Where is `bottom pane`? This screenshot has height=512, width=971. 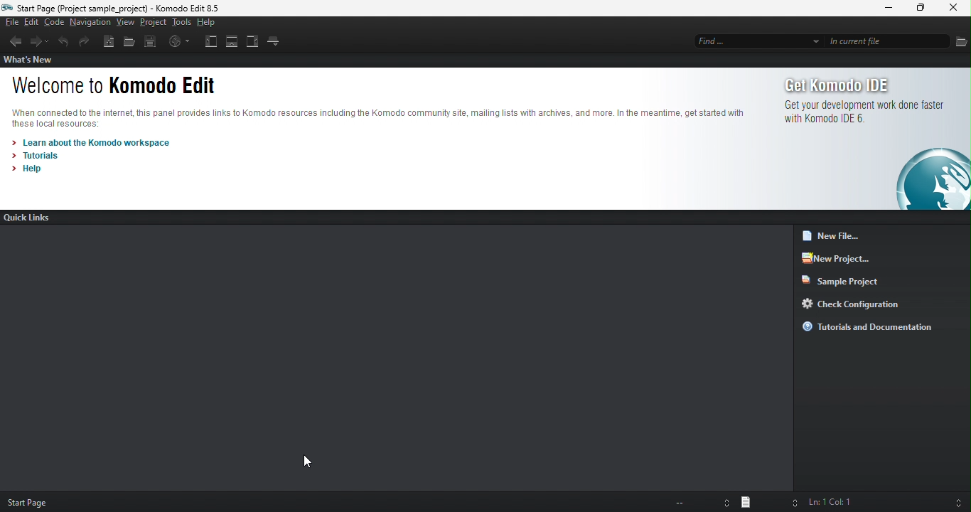
bottom pane is located at coordinates (235, 41).